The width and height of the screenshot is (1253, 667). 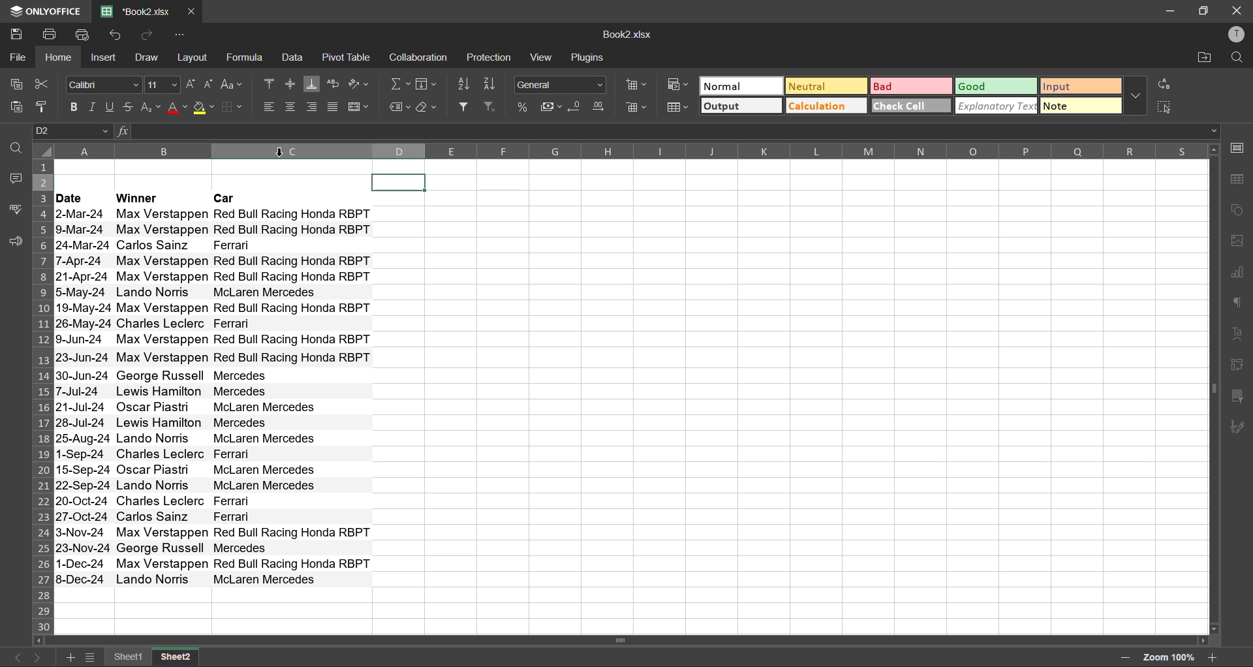 I want to click on Book2.xlsx, so click(x=628, y=36).